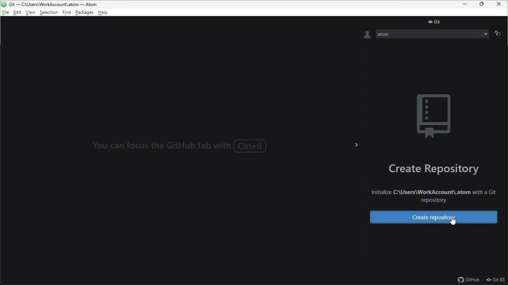 The height and width of the screenshot is (285, 508). I want to click on find, so click(68, 13).